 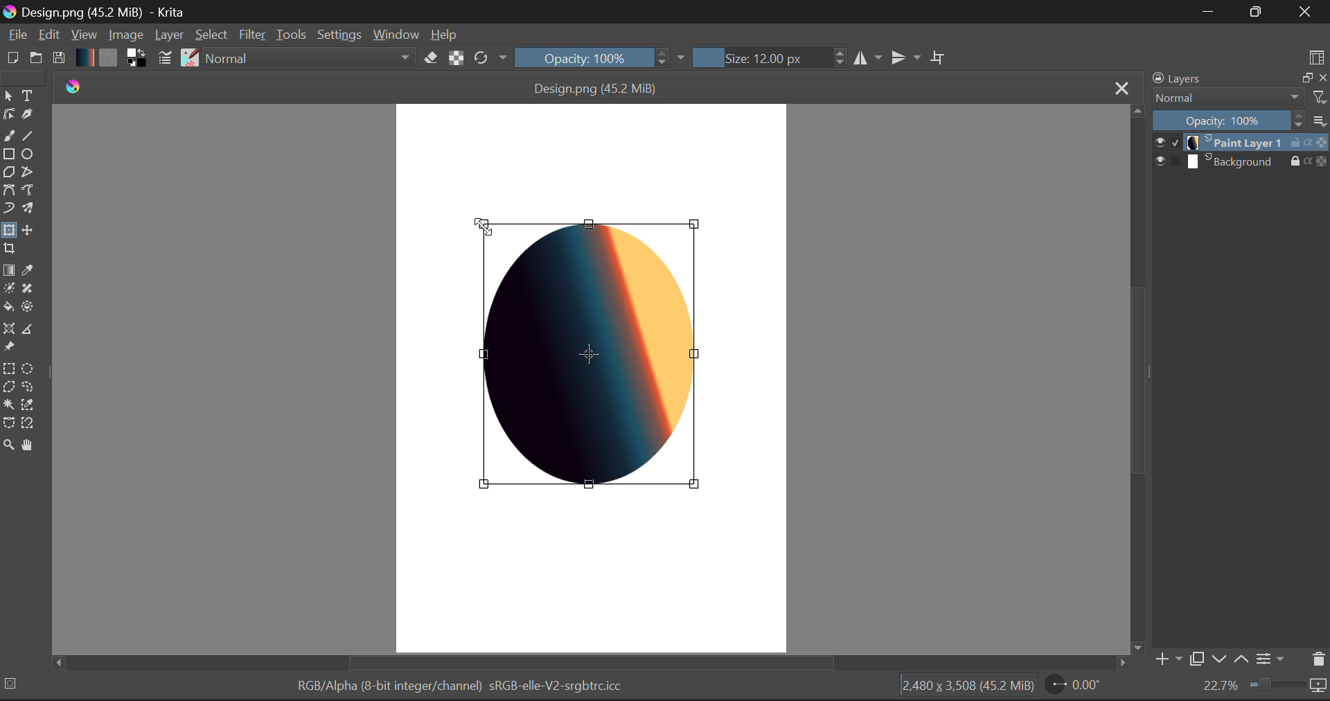 I want to click on Scroll Bar, so click(x=594, y=664).